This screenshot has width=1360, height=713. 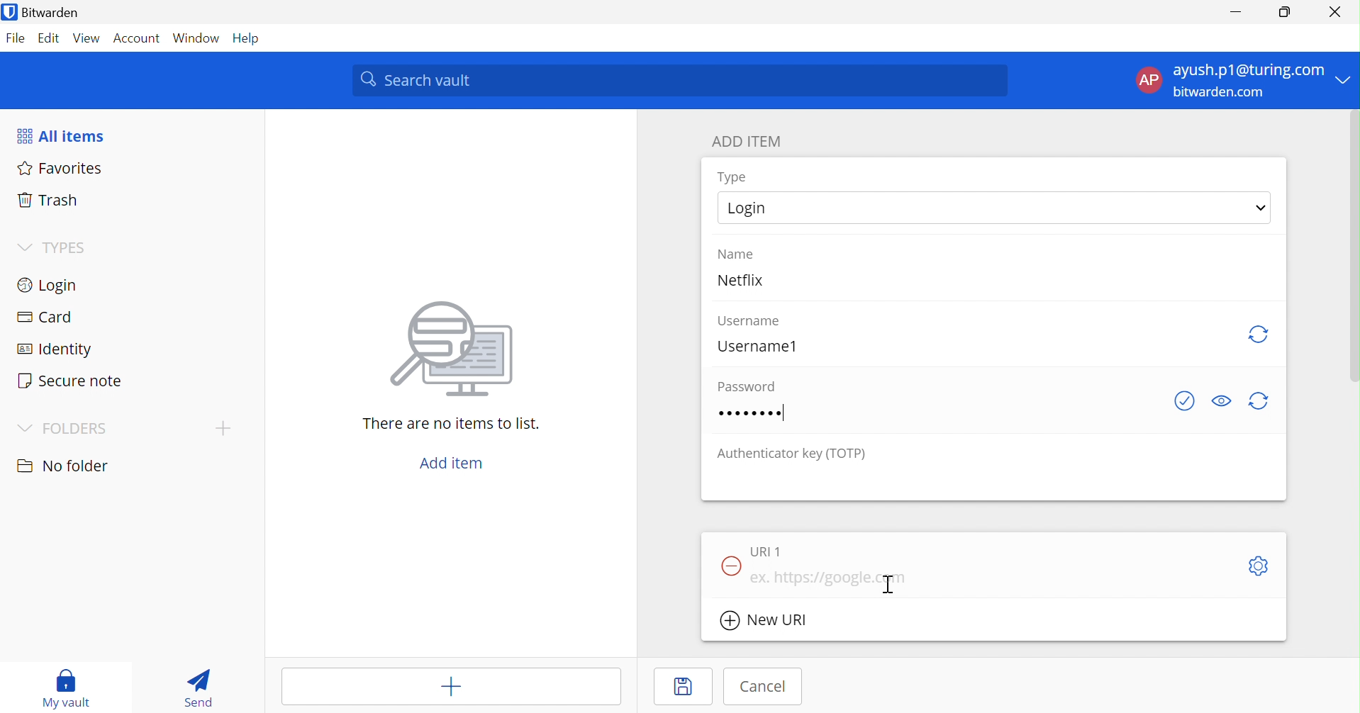 What do you see at coordinates (16, 39) in the screenshot?
I see `File` at bounding box center [16, 39].